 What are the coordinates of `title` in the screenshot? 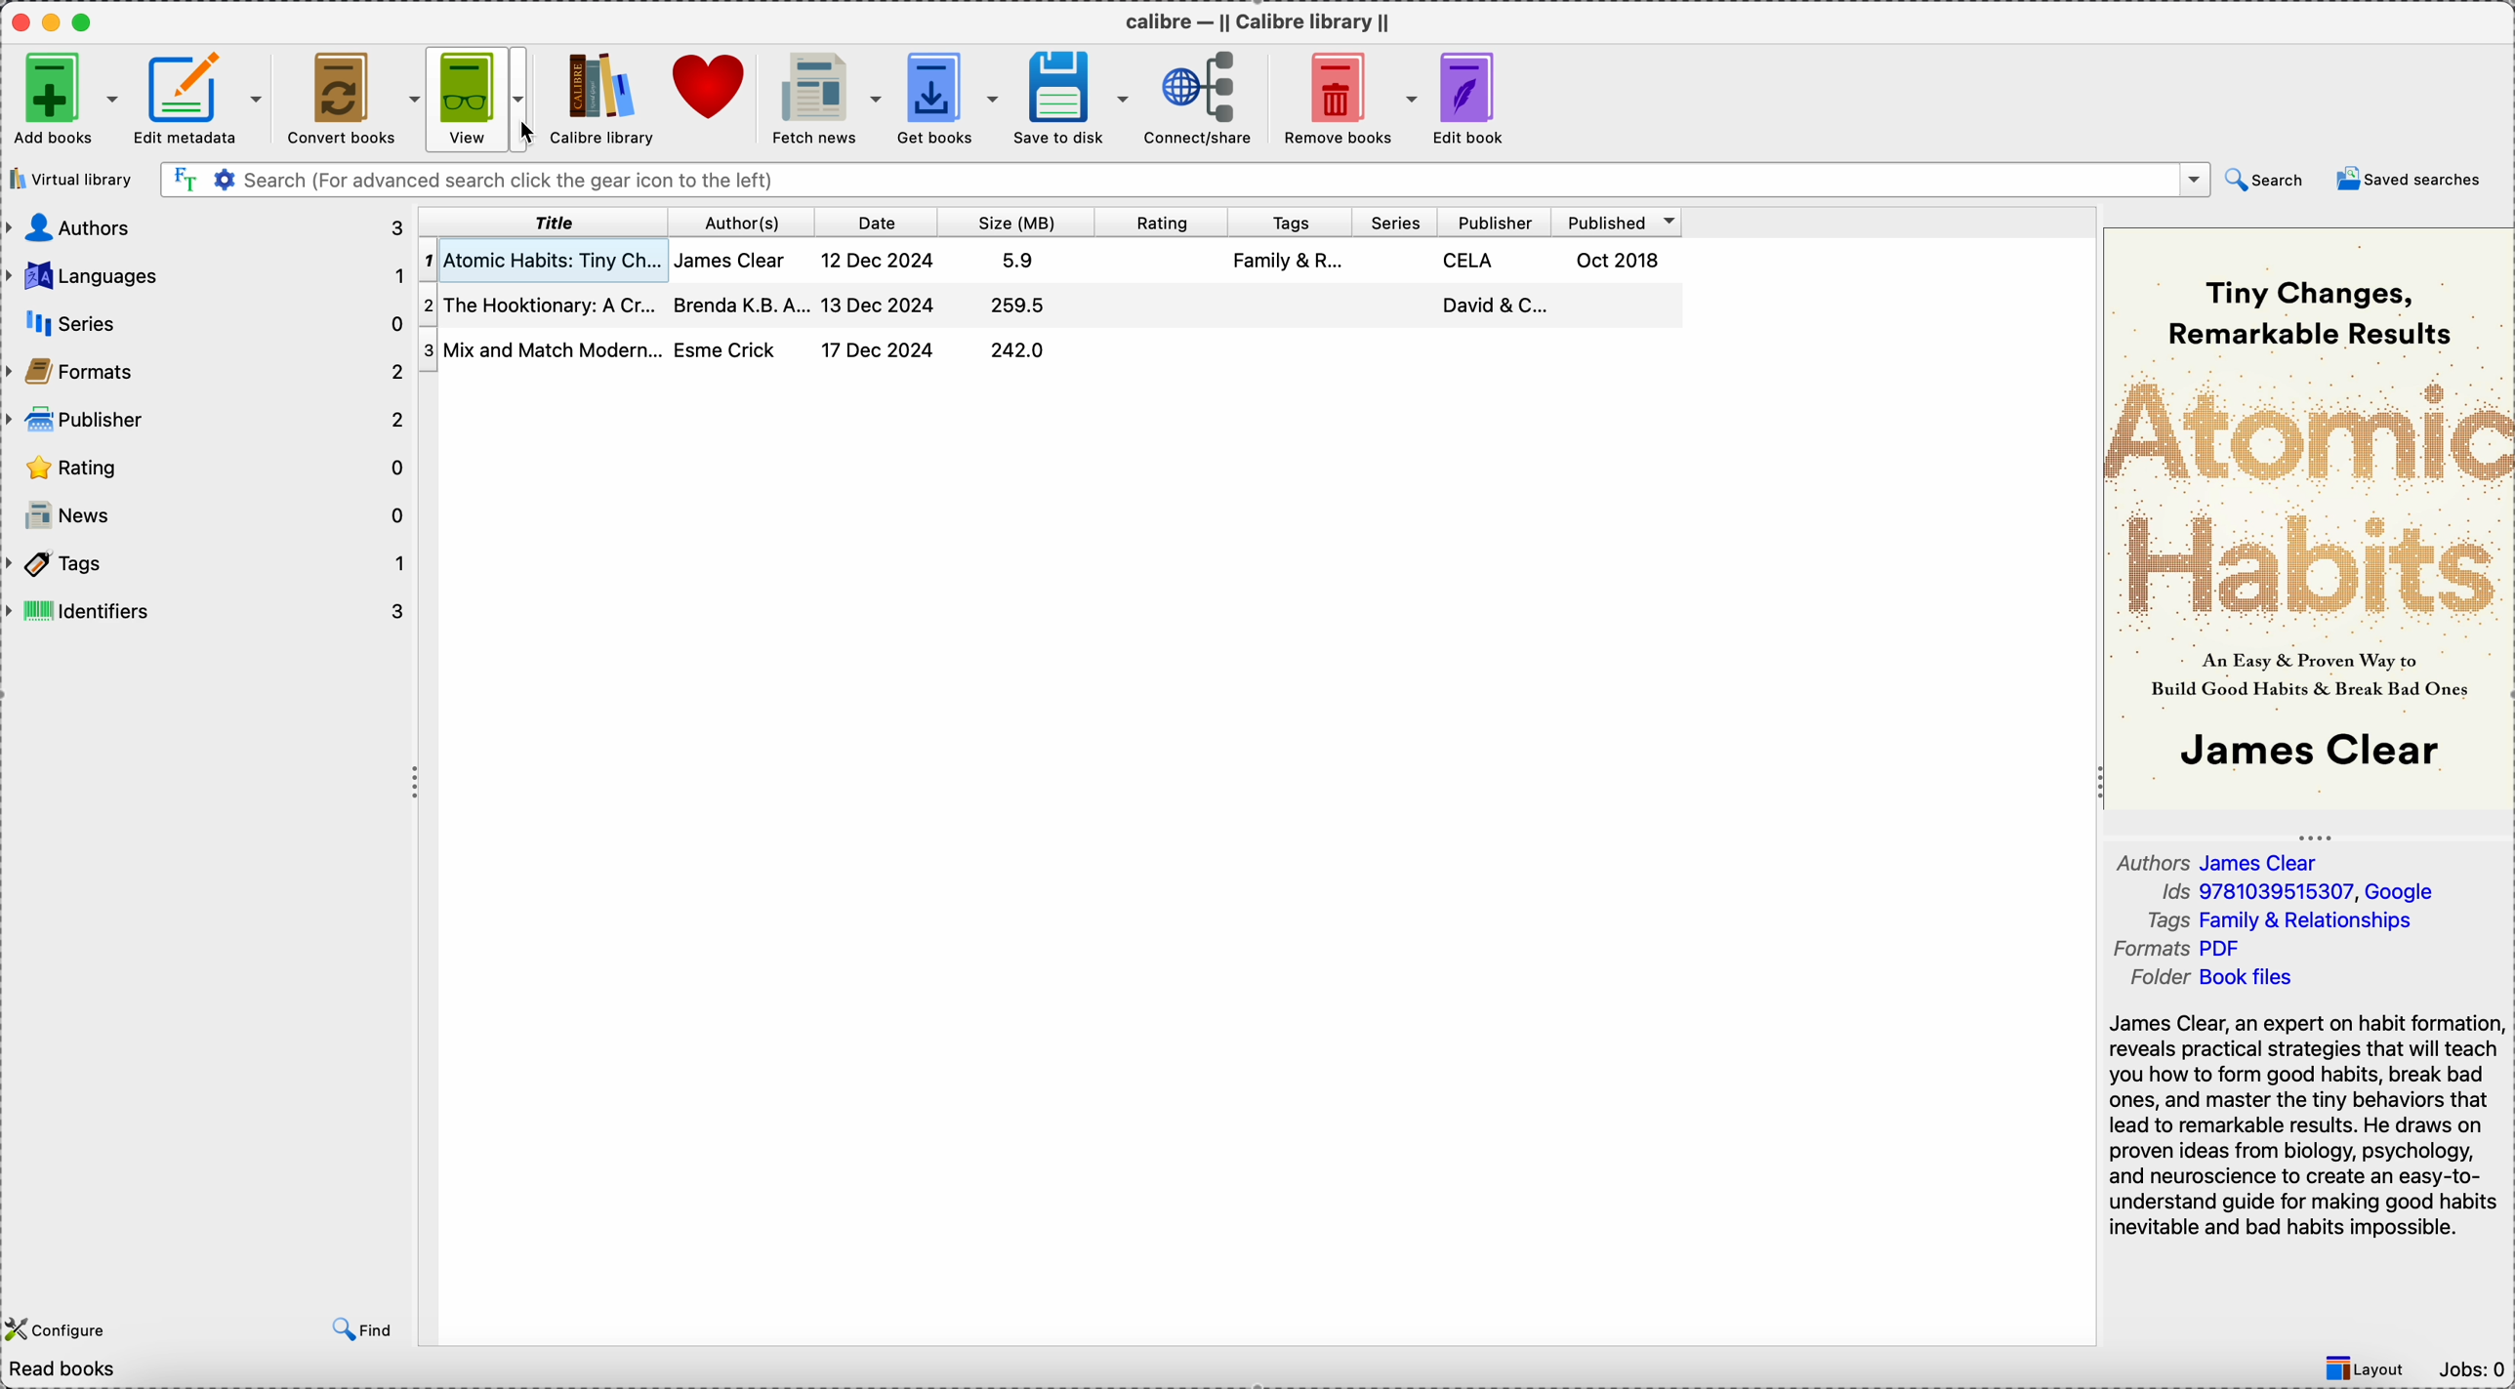 It's located at (544, 223).